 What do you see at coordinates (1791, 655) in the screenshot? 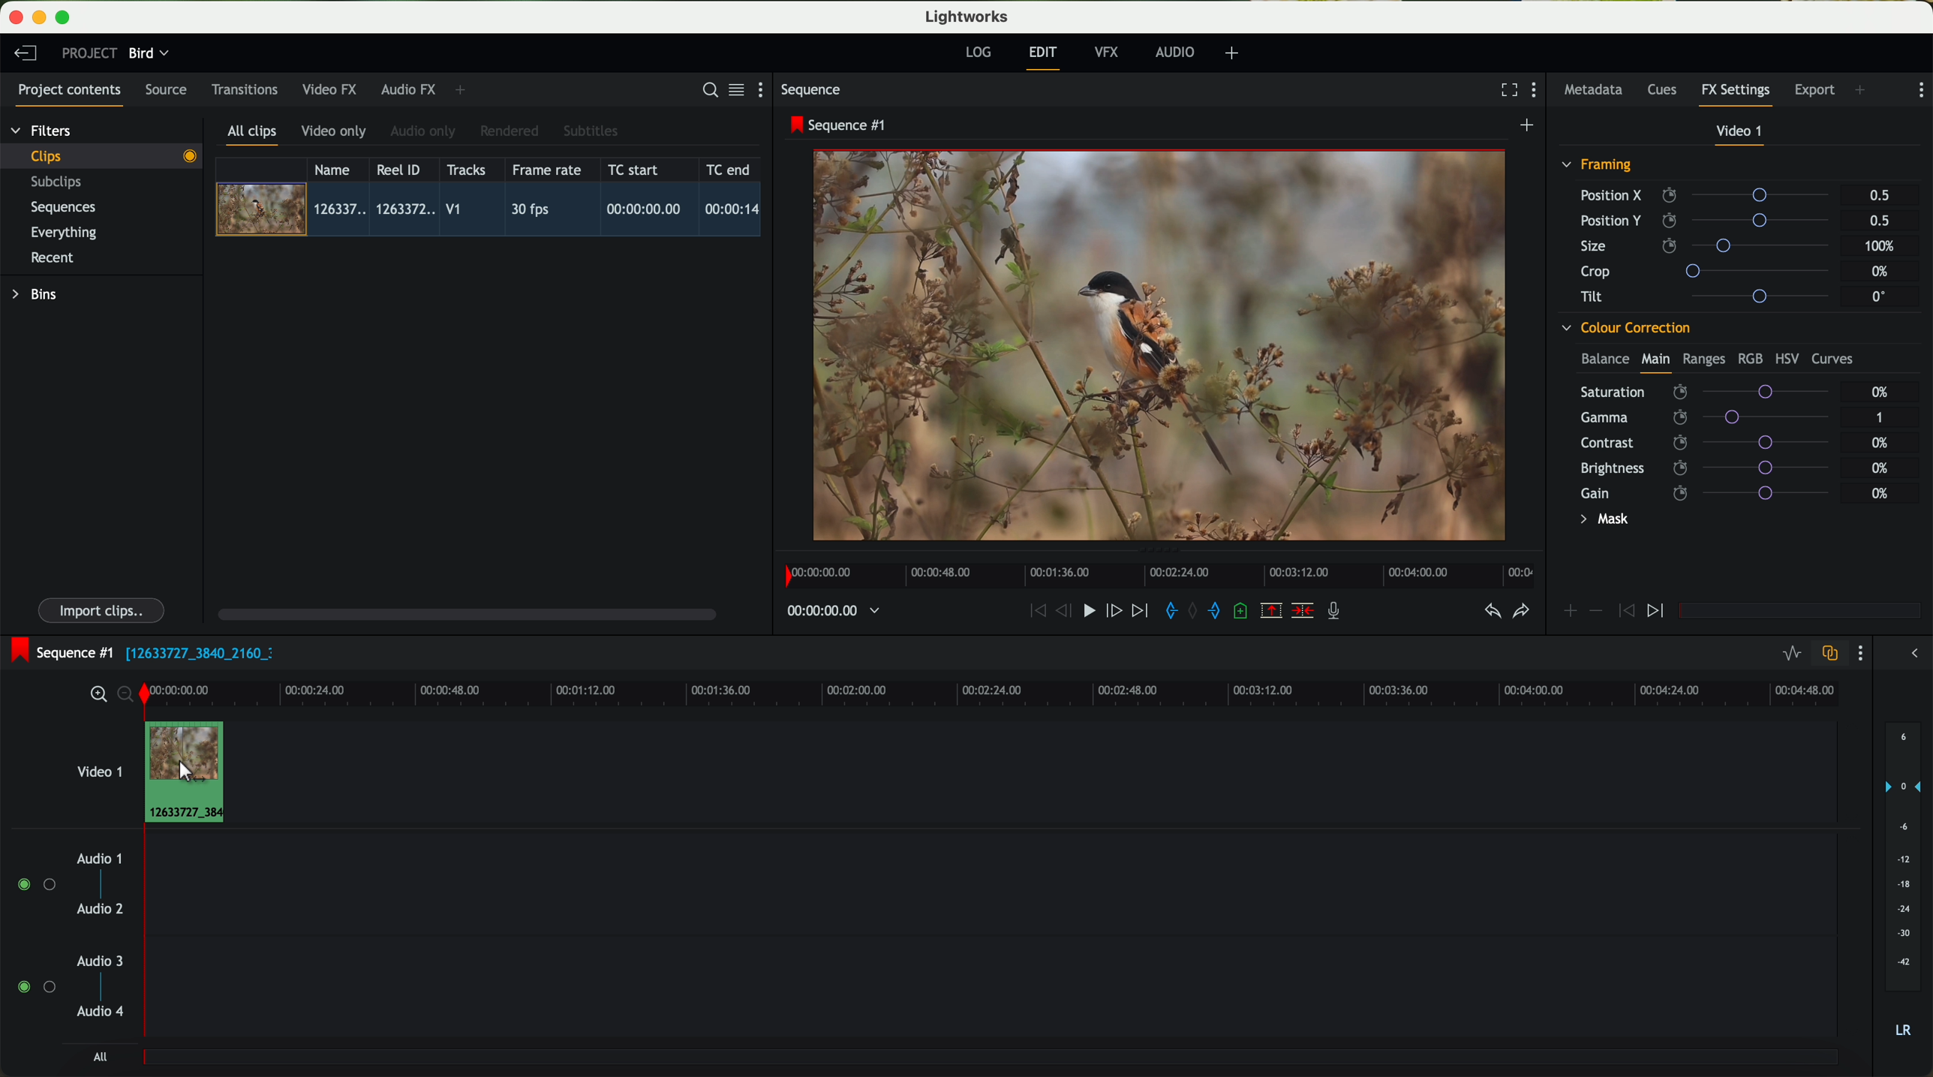
I see `toggle audio levels editing` at bounding box center [1791, 655].